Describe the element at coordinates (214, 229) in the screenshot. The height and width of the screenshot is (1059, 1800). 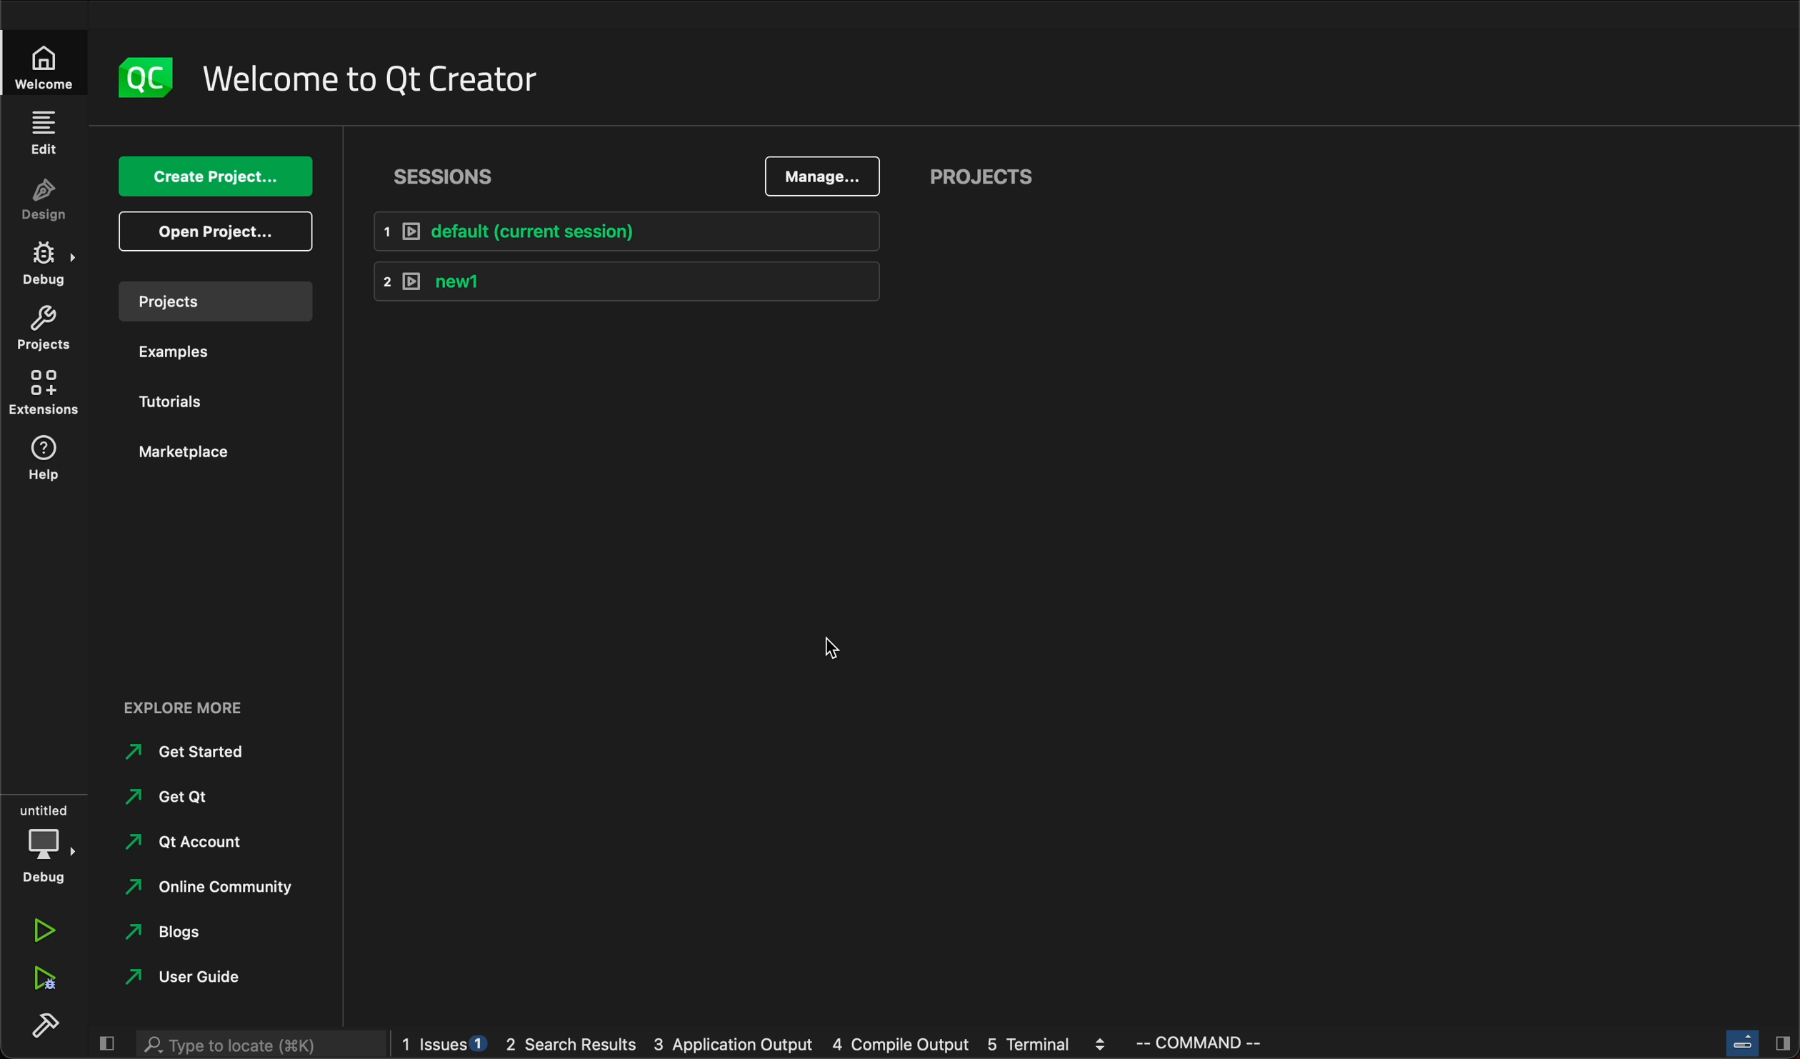
I see `open` at that location.